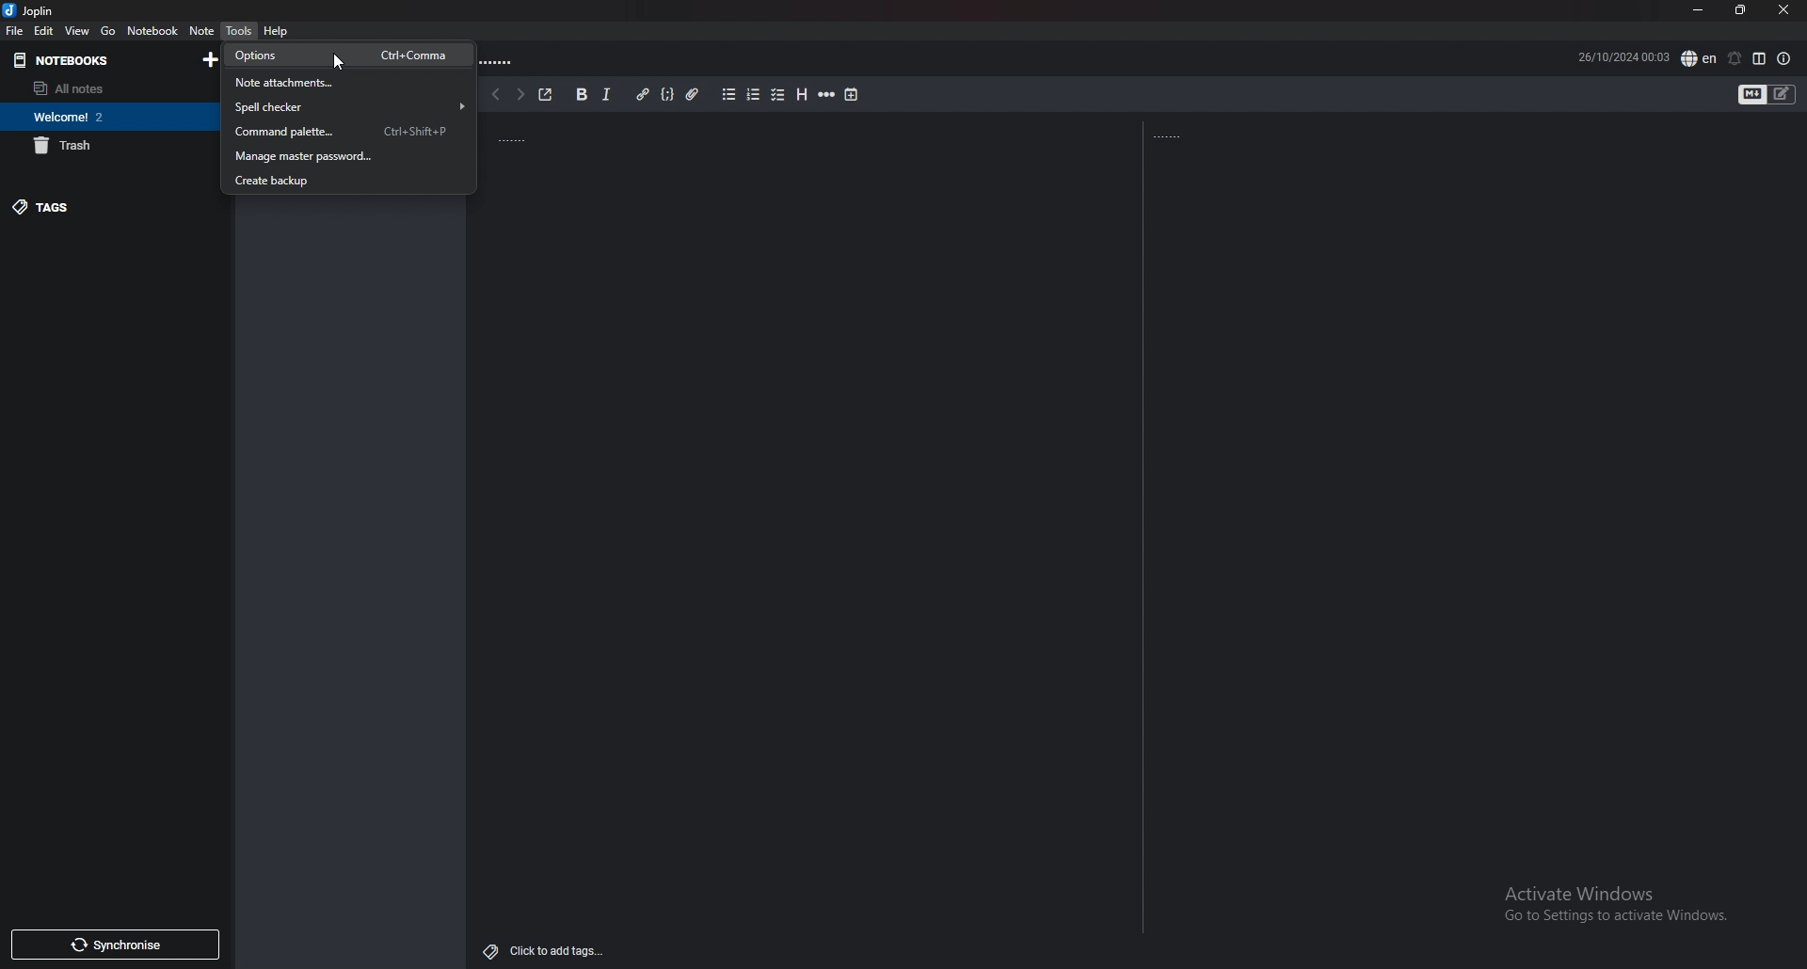 This screenshot has height=969, width=1807. I want to click on code, so click(667, 94).